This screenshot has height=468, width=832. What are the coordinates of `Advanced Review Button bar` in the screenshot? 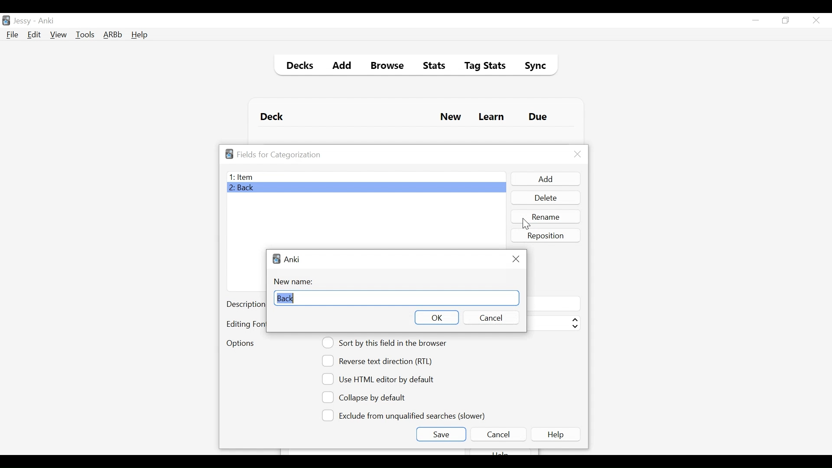 It's located at (113, 35).